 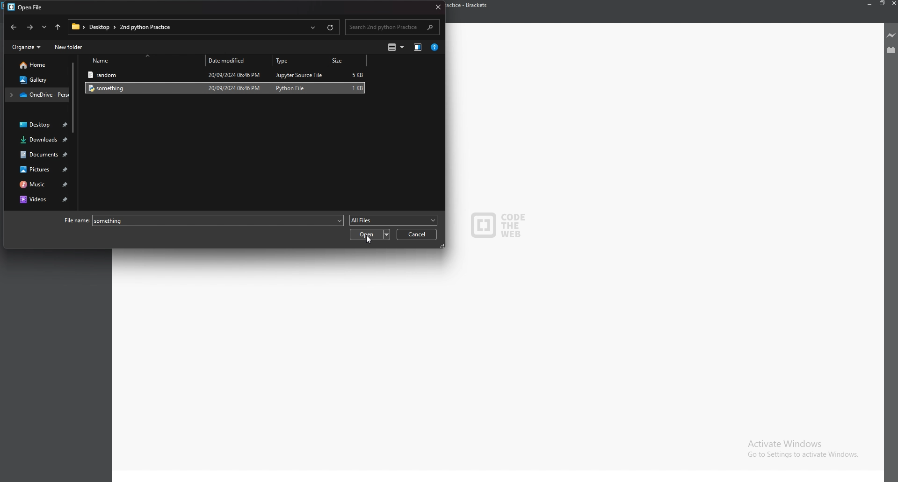 I want to click on open, so click(x=370, y=234).